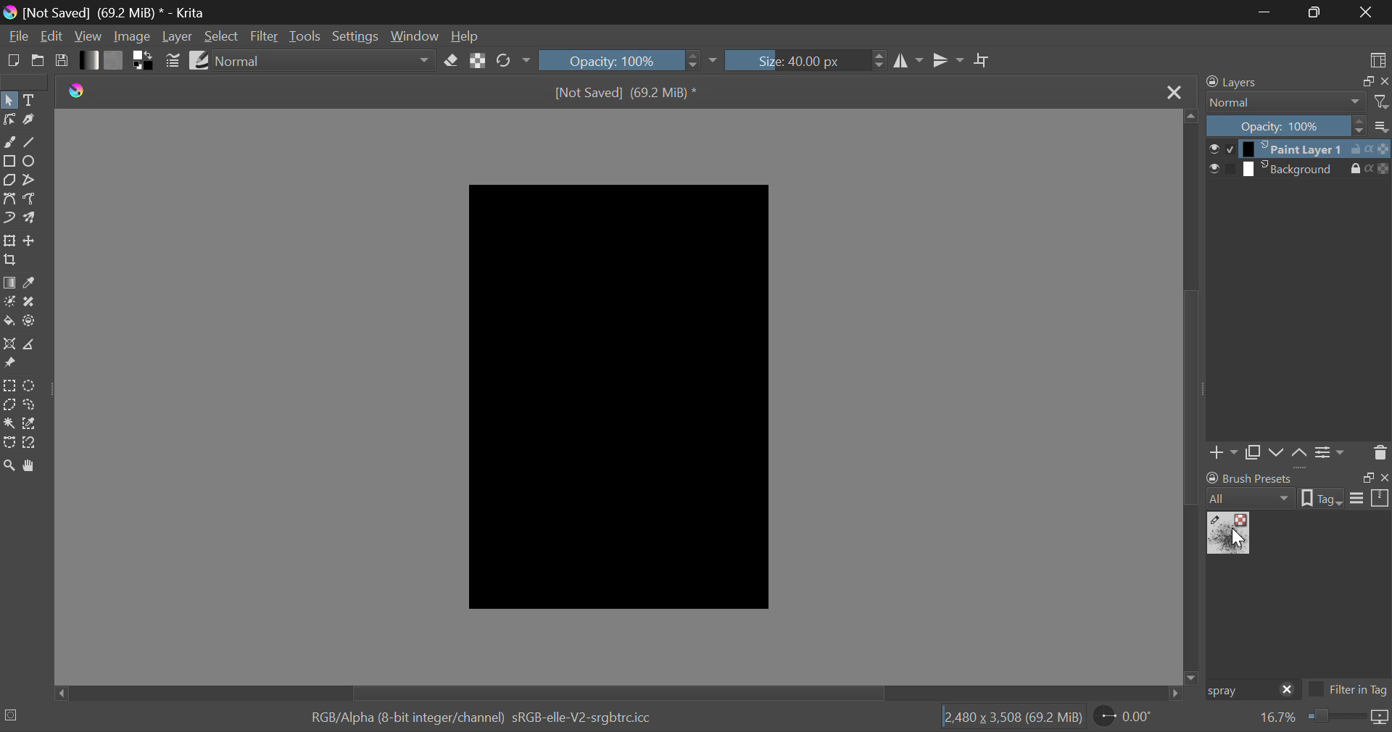  Describe the element at coordinates (9, 386) in the screenshot. I see `Rectangular Selection` at that location.